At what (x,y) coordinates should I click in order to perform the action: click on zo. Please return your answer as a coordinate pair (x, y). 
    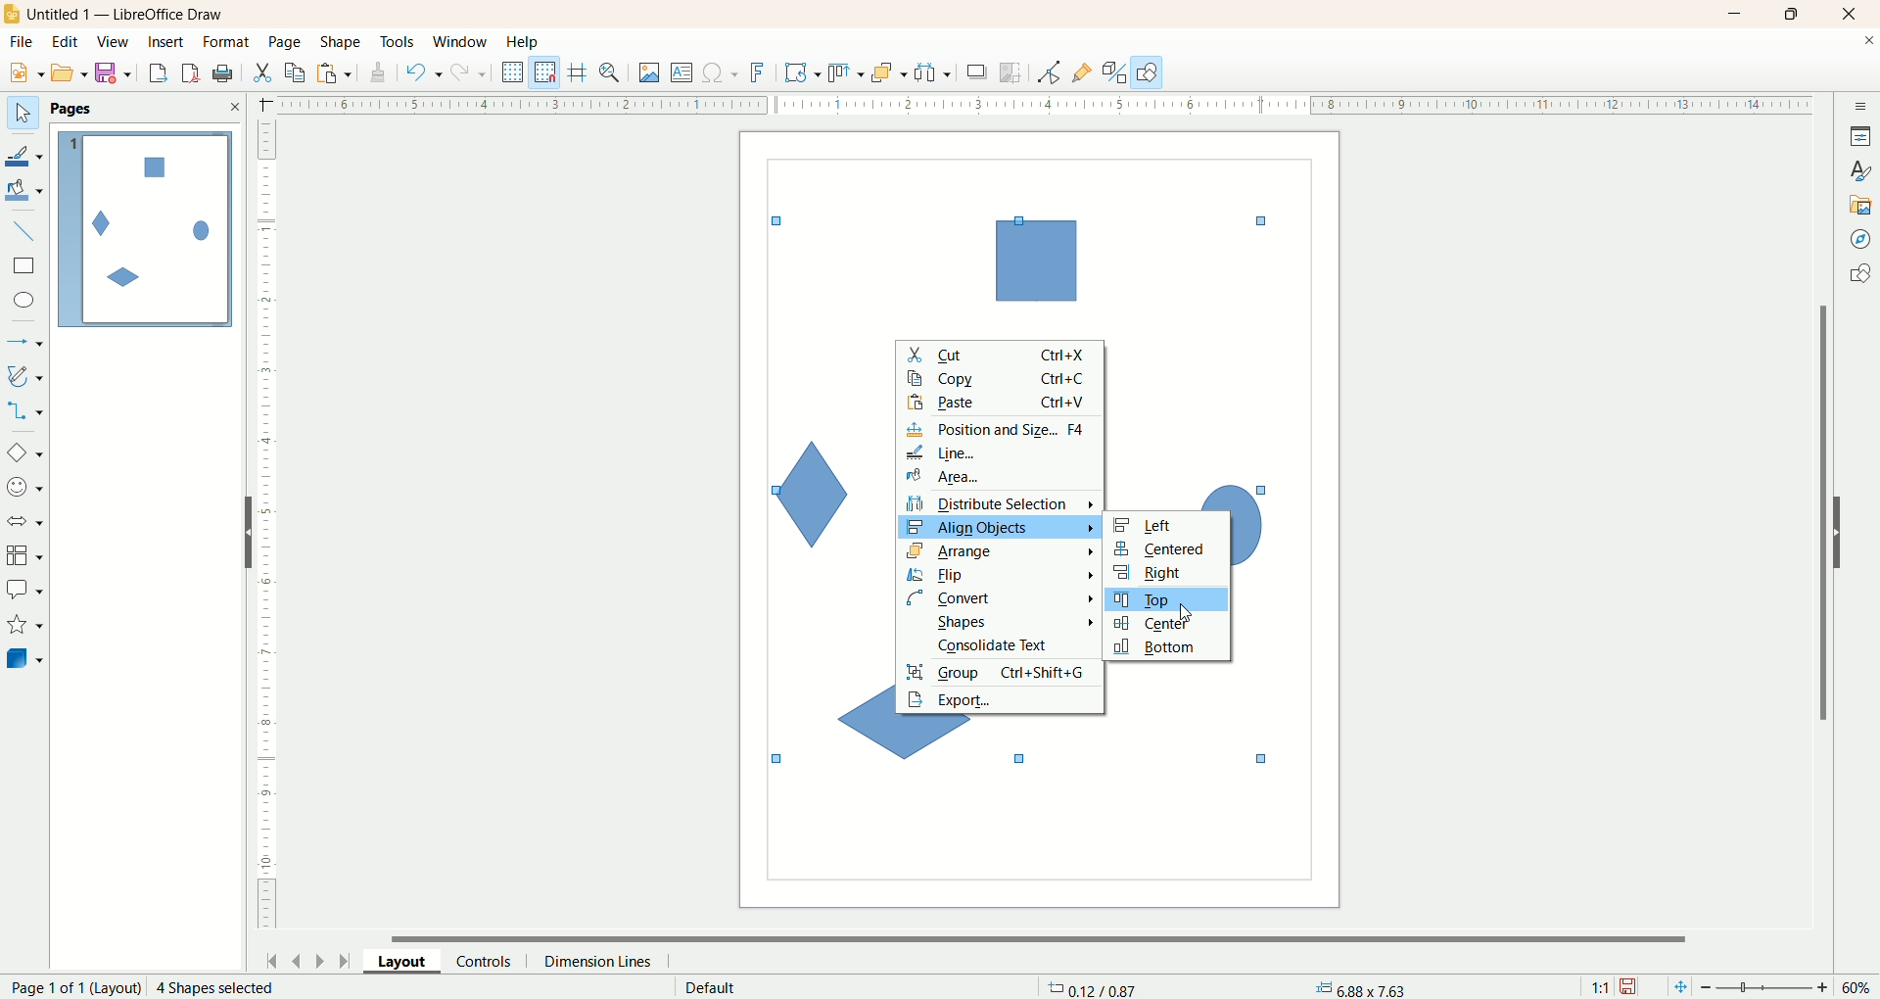
    Looking at the image, I should click on (613, 72).